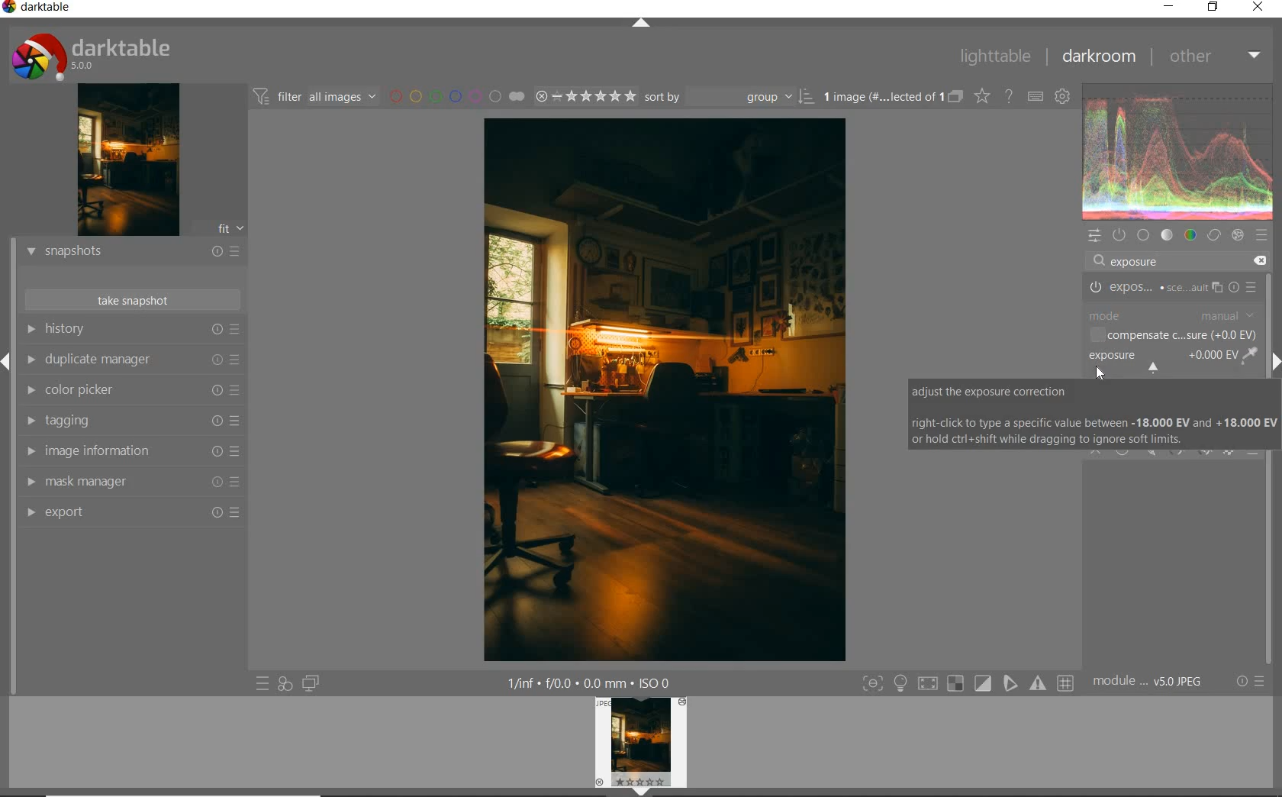  I want to click on display a second darkroom image below, so click(310, 682).